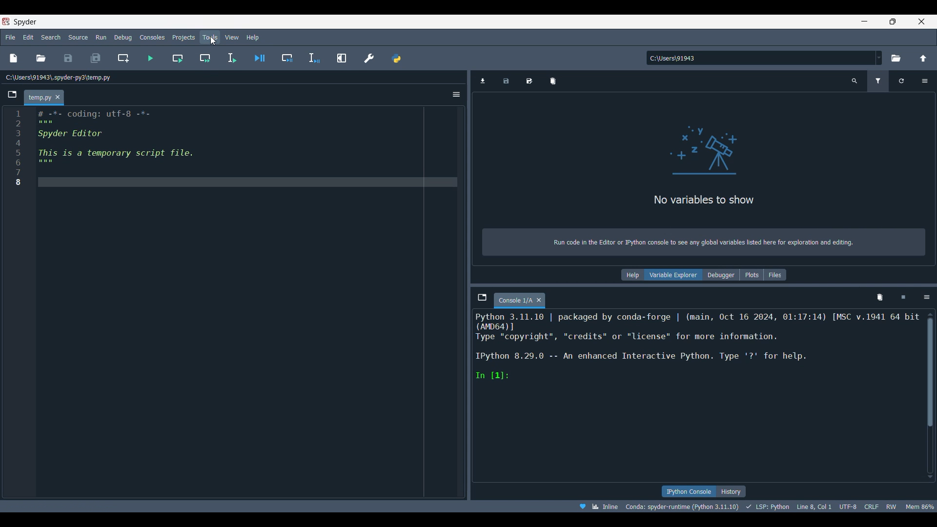 The image size is (937, 527). What do you see at coordinates (51, 37) in the screenshot?
I see `Search menu` at bounding box center [51, 37].